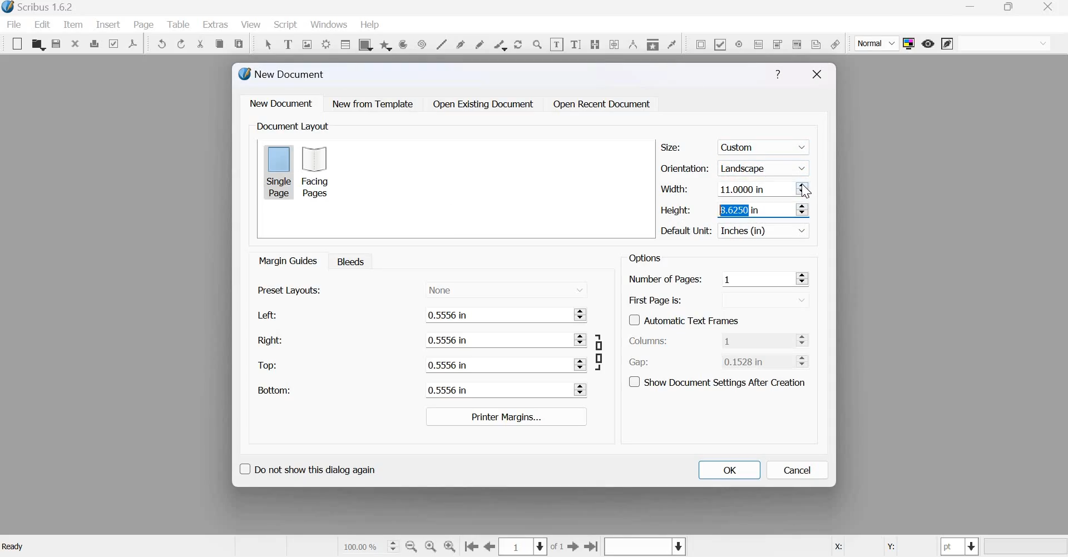  I want to click on zoom to 100 %, so click(431, 547).